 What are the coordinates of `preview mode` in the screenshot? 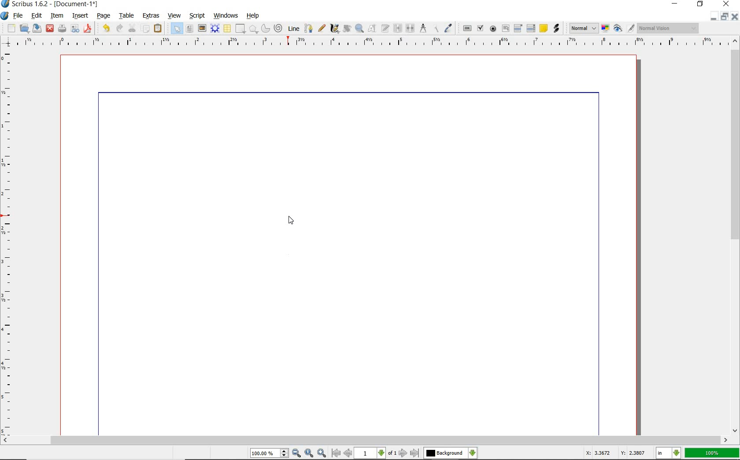 It's located at (623, 28).